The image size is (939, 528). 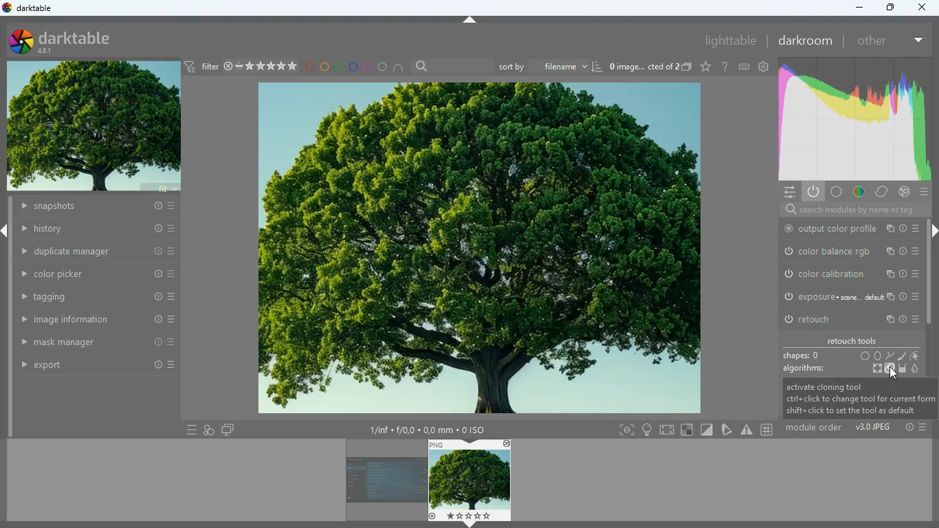 What do you see at coordinates (744, 68) in the screenshot?
I see `keyboard` at bounding box center [744, 68].